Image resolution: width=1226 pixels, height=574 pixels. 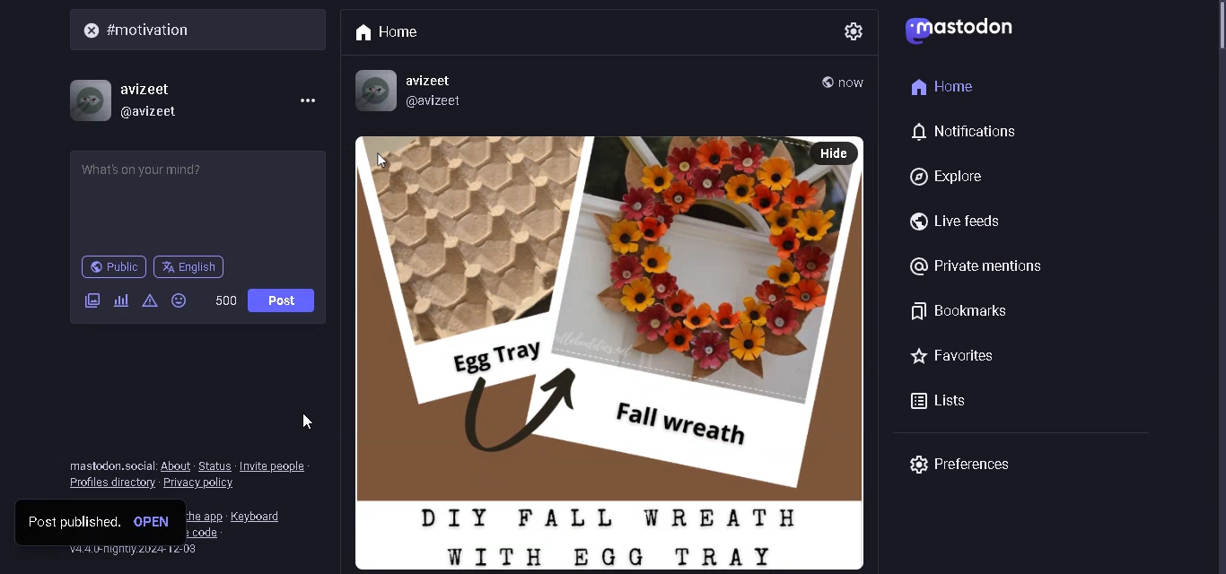 What do you see at coordinates (966, 133) in the screenshot?
I see `notifications` at bounding box center [966, 133].